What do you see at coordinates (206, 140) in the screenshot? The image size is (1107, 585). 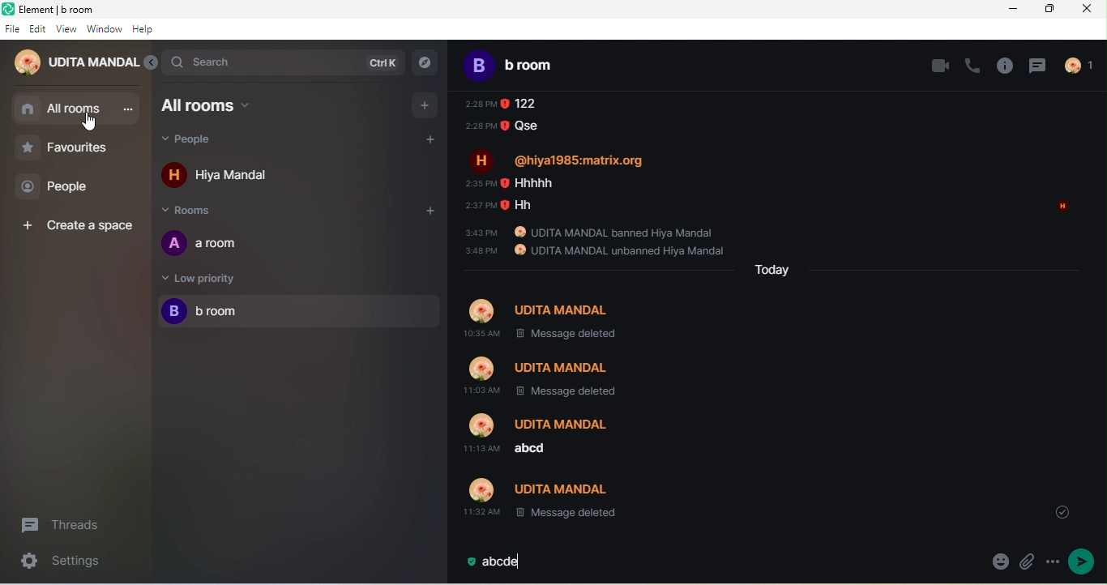 I see `people` at bounding box center [206, 140].